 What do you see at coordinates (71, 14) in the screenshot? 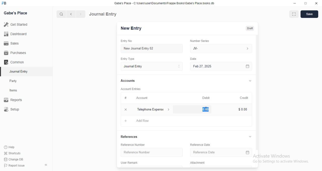
I see `Previous` at bounding box center [71, 14].